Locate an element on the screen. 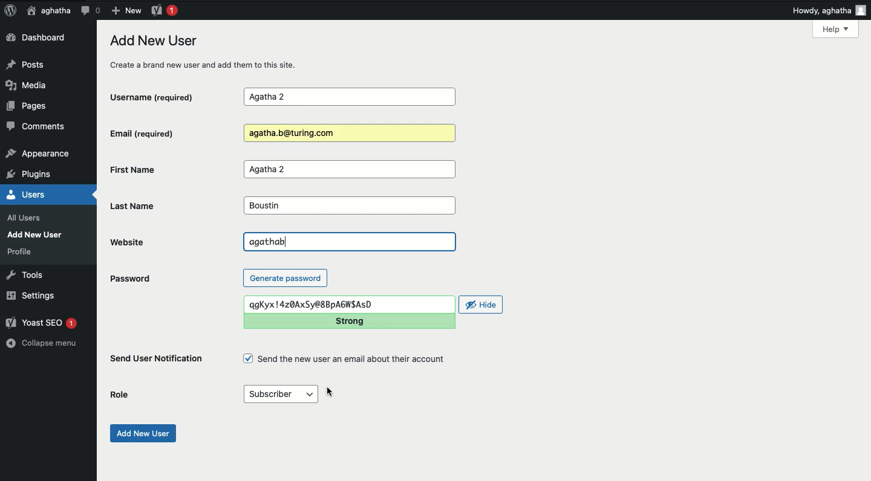 The image size is (871, 481). profile is located at coordinates (23, 251).